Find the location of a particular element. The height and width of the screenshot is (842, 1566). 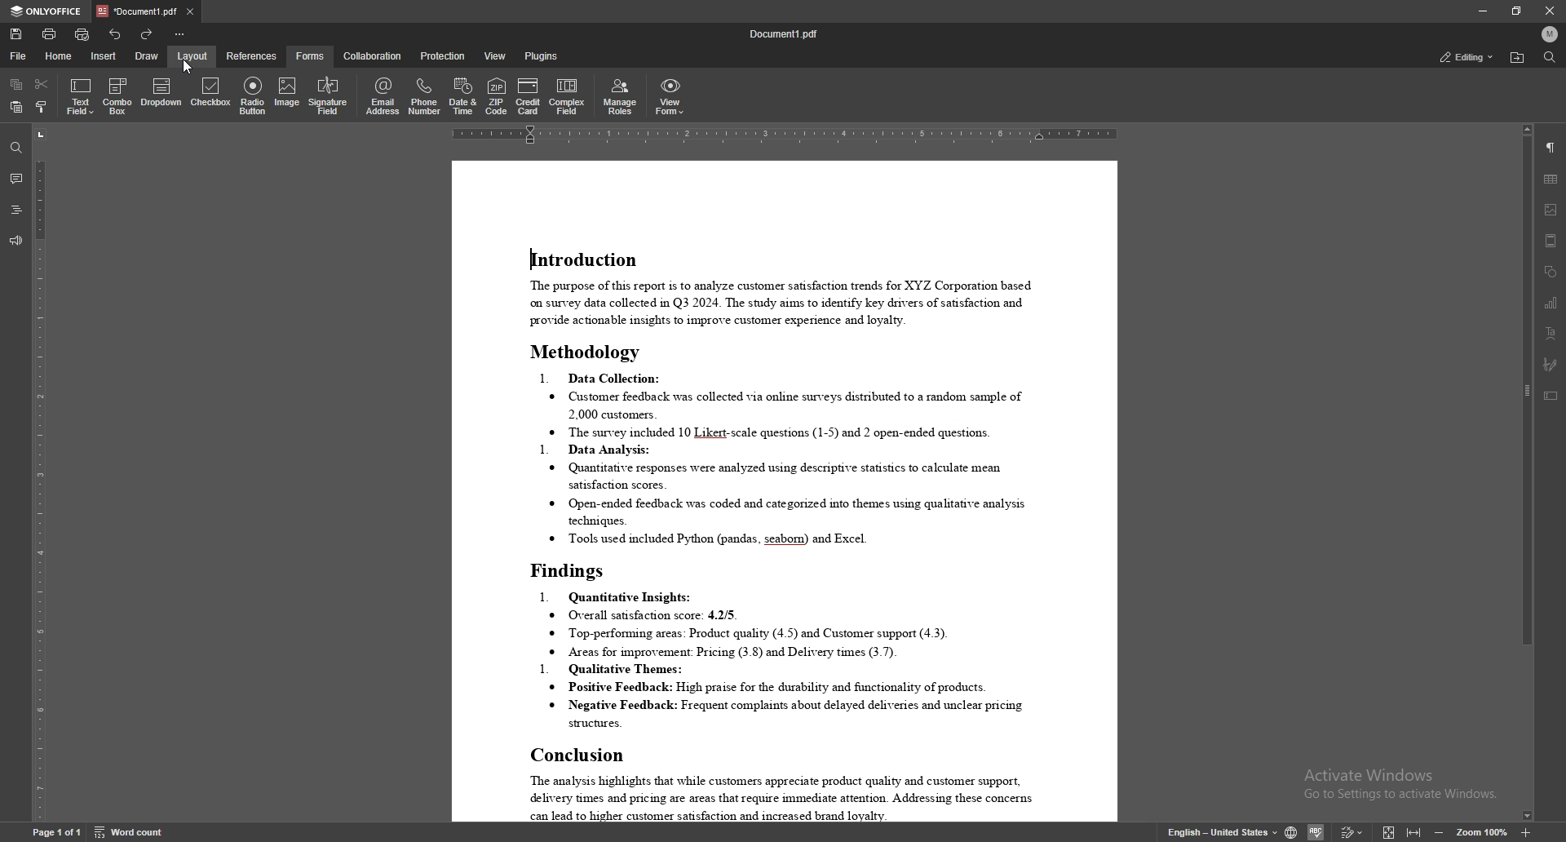

zip code is located at coordinates (498, 95).